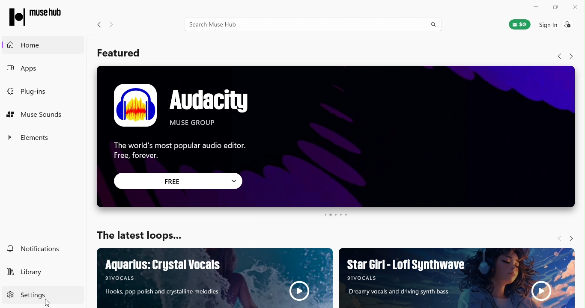  What do you see at coordinates (120, 53) in the screenshot?
I see `Featured` at bounding box center [120, 53].